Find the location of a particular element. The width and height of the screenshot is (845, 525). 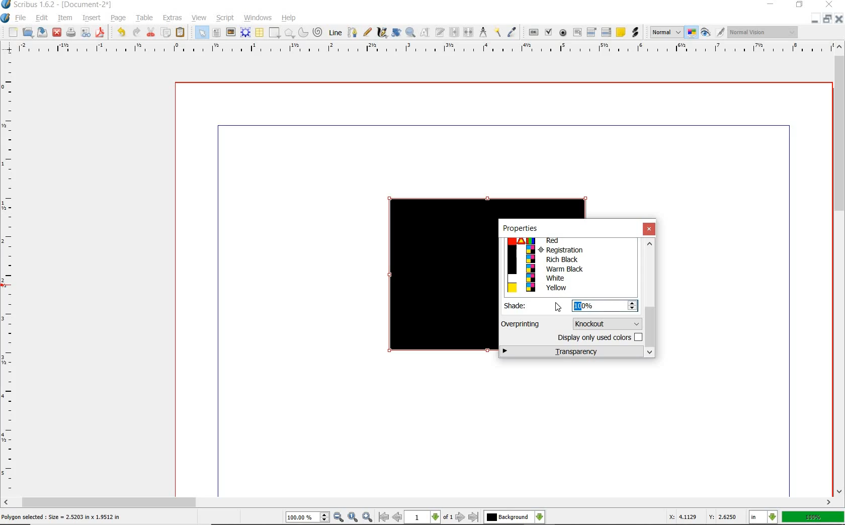

line is located at coordinates (335, 32).